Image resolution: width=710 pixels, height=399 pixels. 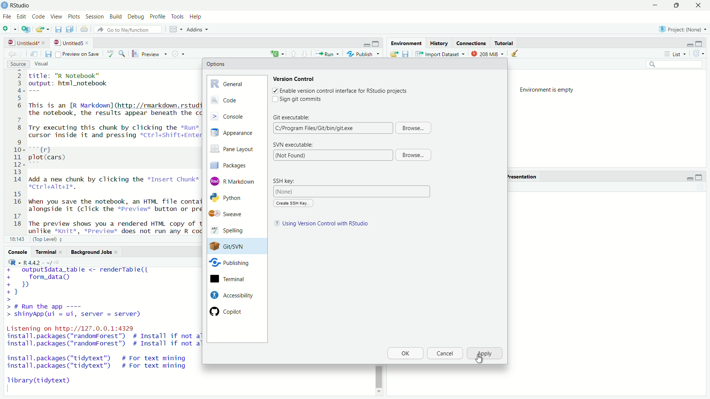 I want to click on minimise, so click(x=653, y=6).